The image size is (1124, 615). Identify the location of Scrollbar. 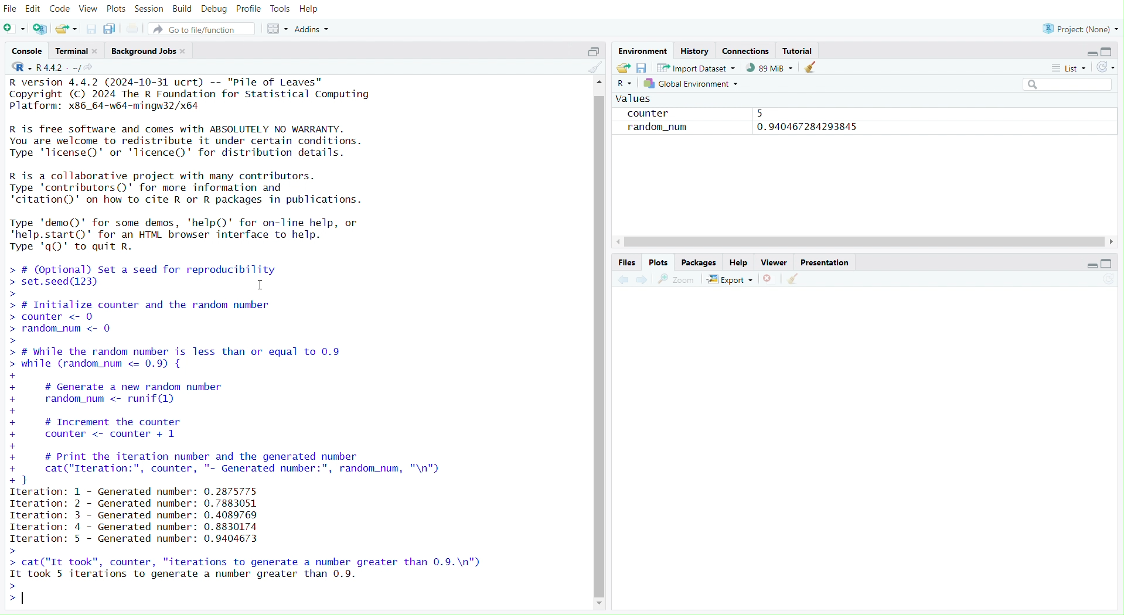
(602, 349).